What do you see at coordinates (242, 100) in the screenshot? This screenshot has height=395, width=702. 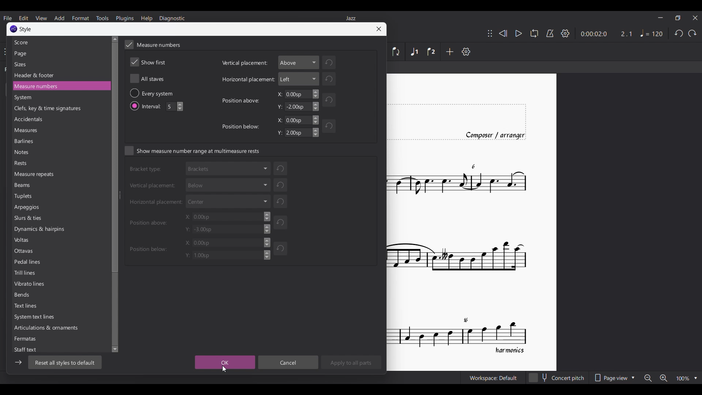 I see `Position above` at bounding box center [242, 100].